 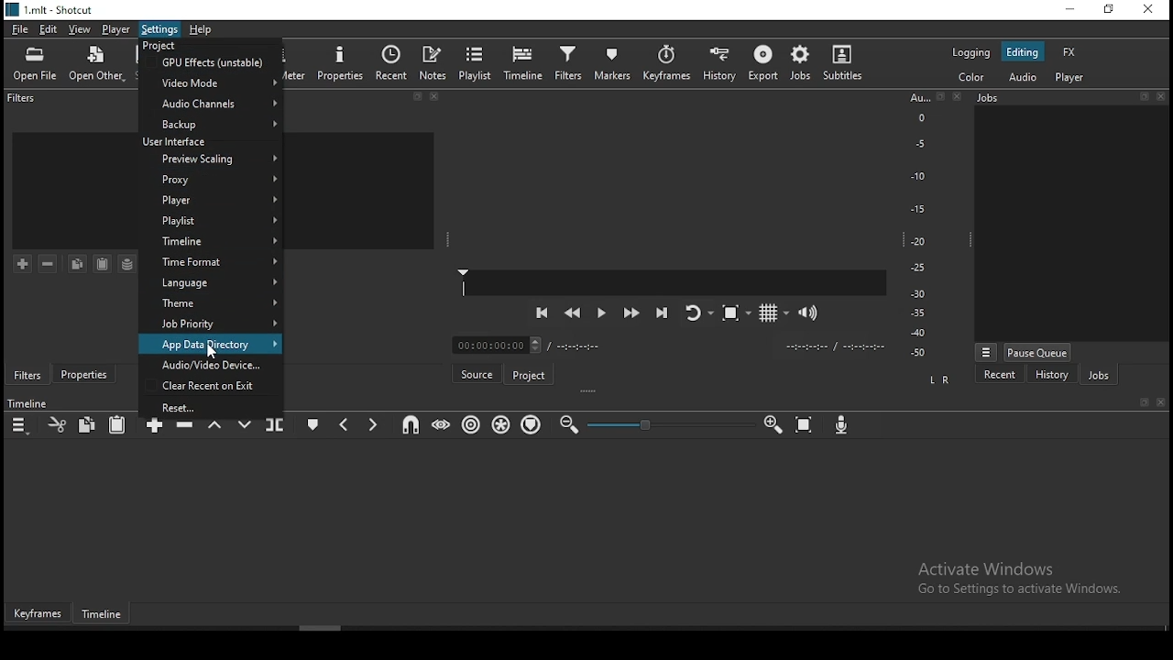 I want to click on player, so click(x=114, y=30).